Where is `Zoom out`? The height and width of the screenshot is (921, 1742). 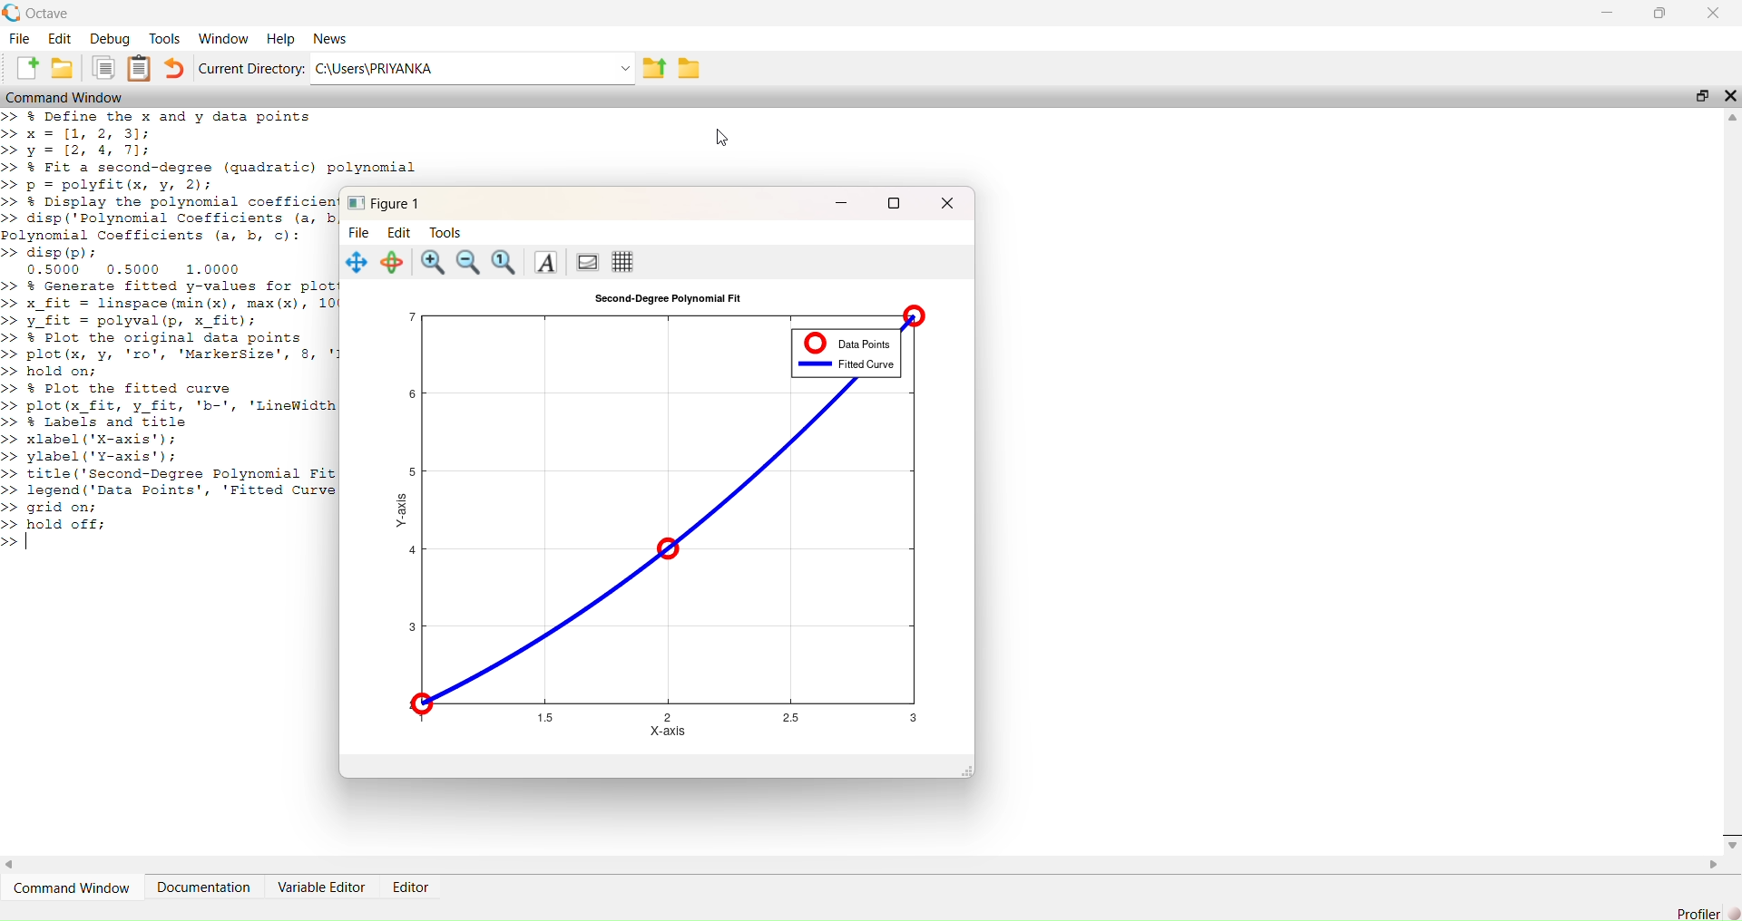
Zoom out is located at coordinates (470, 263).